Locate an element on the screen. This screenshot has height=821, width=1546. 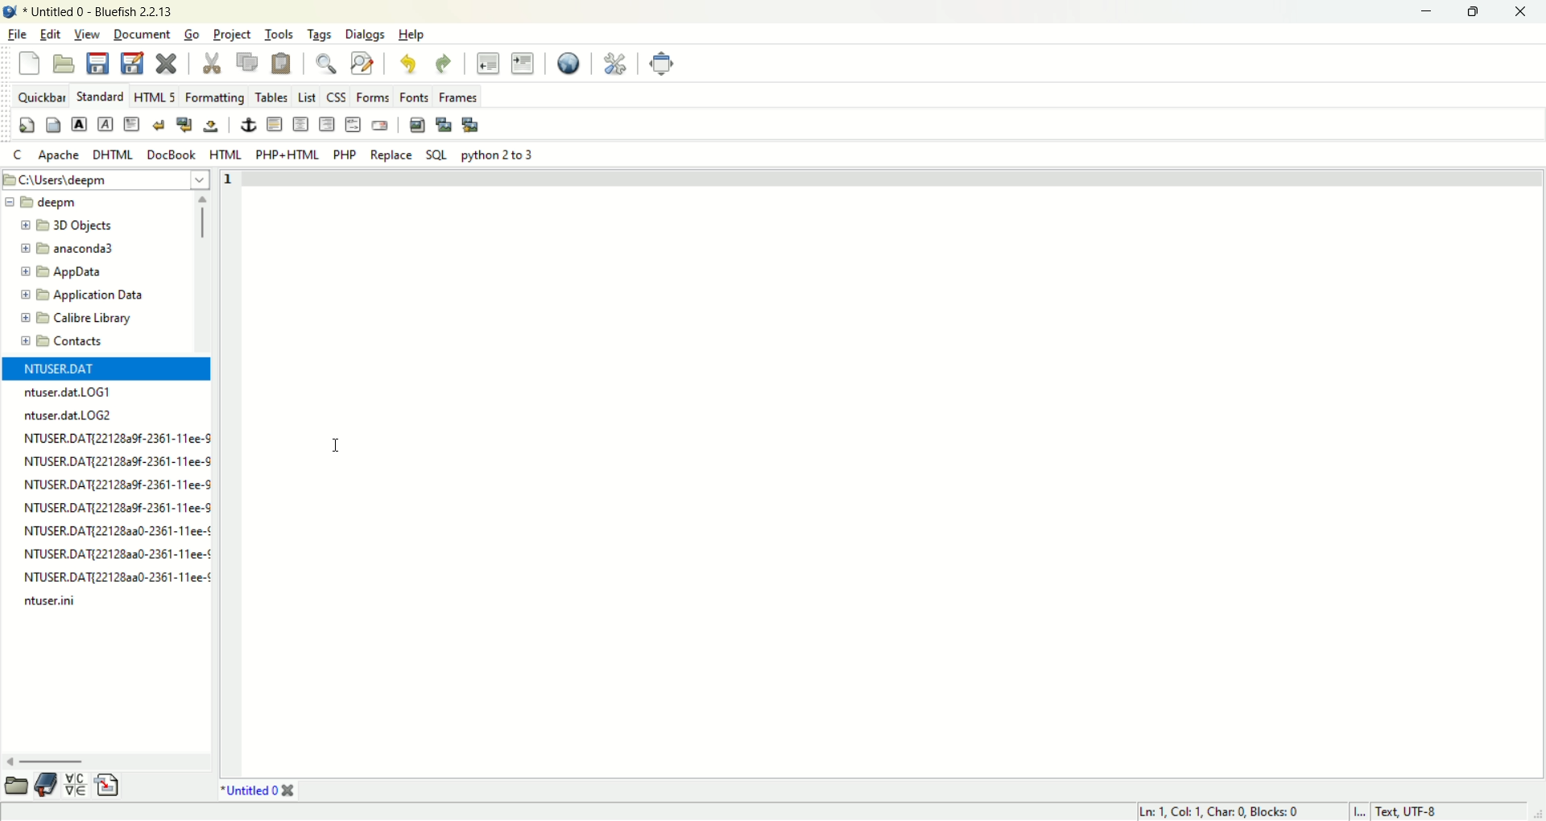
Formatting is located at coordinates (217, 97).